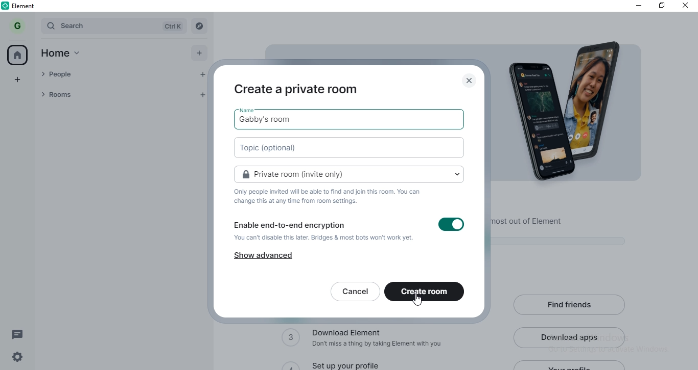  I want to click on set up your profile, so click(352, 363).